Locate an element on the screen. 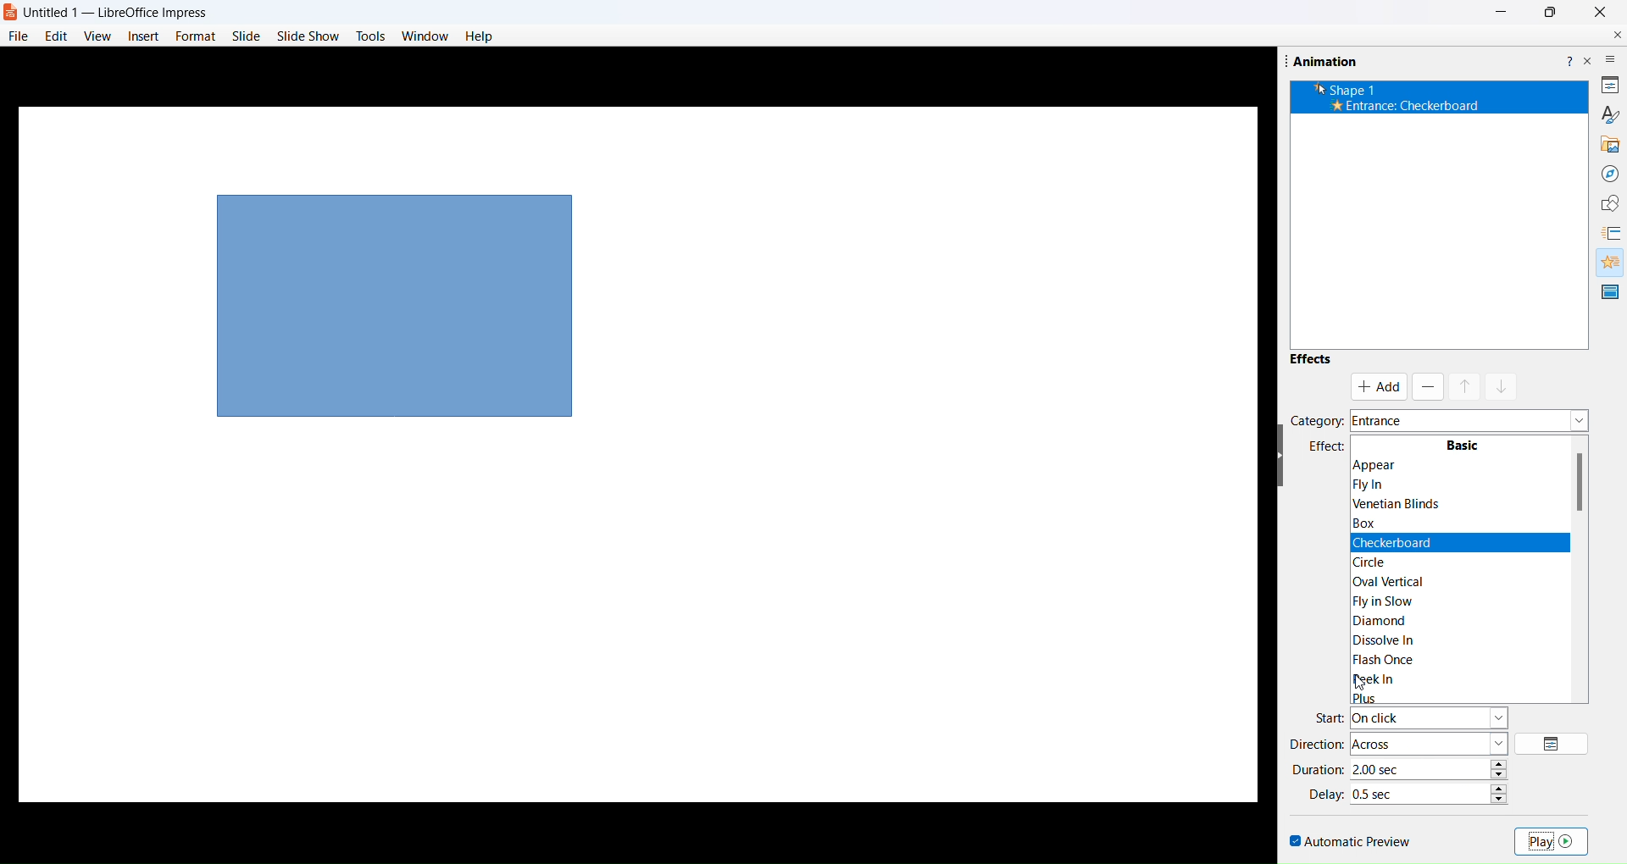 This screenshot has height=864, width=1627. option activate is located at coordinates (1377, 389).